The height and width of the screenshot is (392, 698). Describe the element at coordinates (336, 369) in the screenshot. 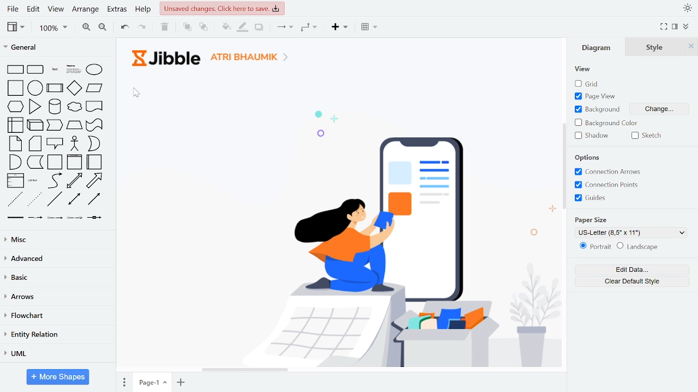

I see `horizontal scrollbar` at that location.